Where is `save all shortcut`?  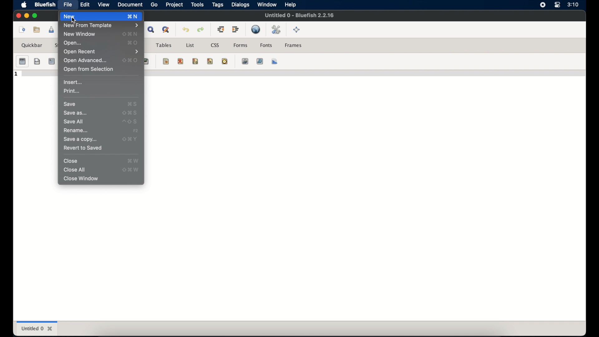
save all shortcut is located at coordinates (130, 122).